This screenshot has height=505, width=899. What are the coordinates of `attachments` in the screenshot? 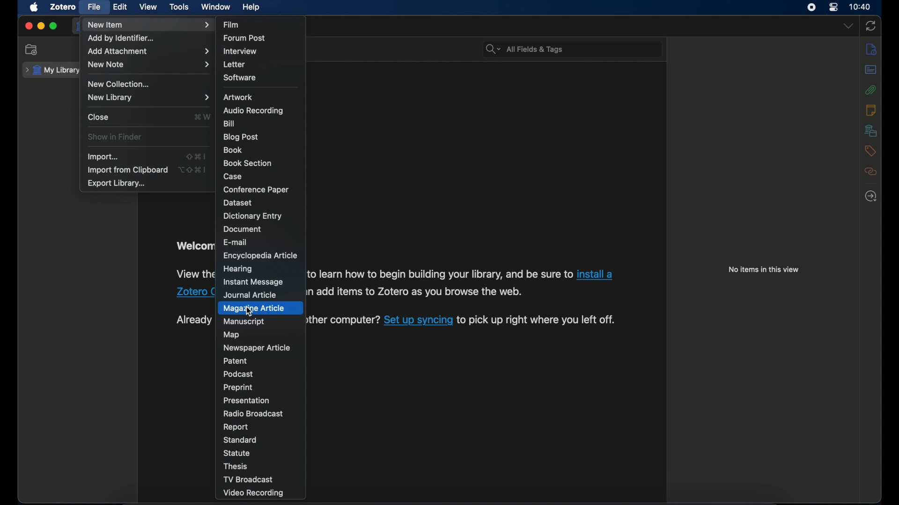 It's located at (871, 90).